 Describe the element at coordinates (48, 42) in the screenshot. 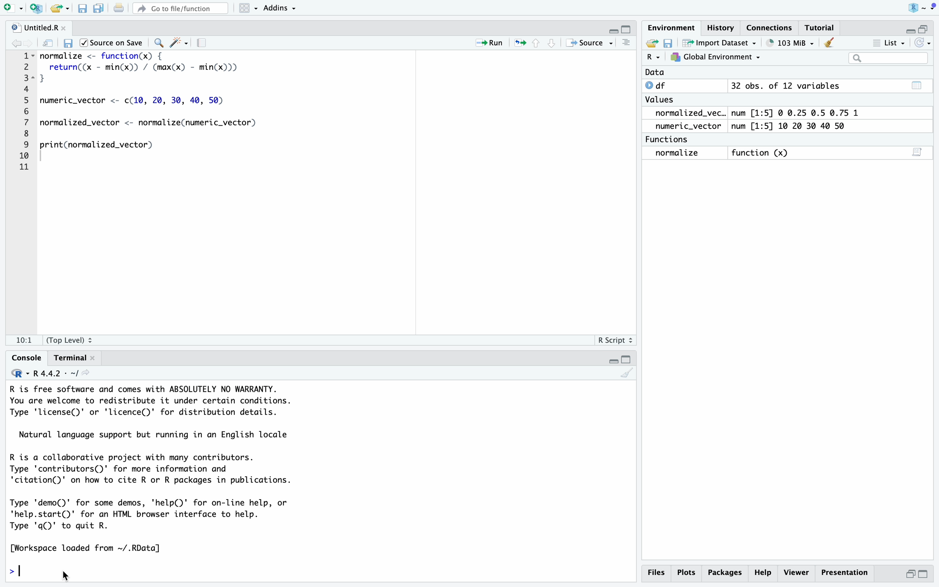

I see `Show in new window` at that location.